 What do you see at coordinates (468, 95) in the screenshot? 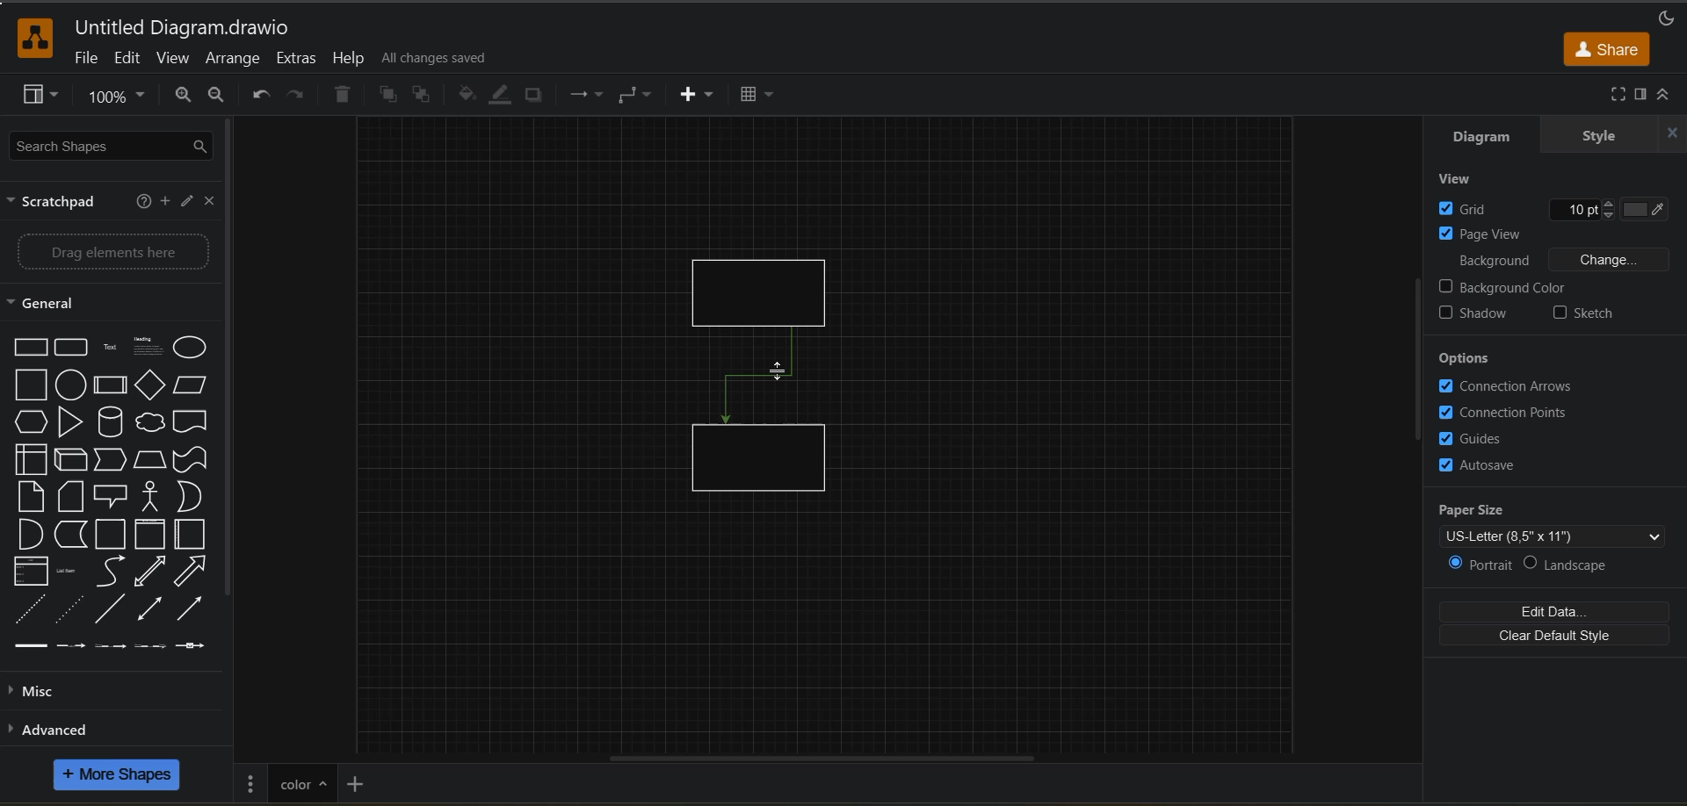
I see `fill color` at bounding box center [468, 95].